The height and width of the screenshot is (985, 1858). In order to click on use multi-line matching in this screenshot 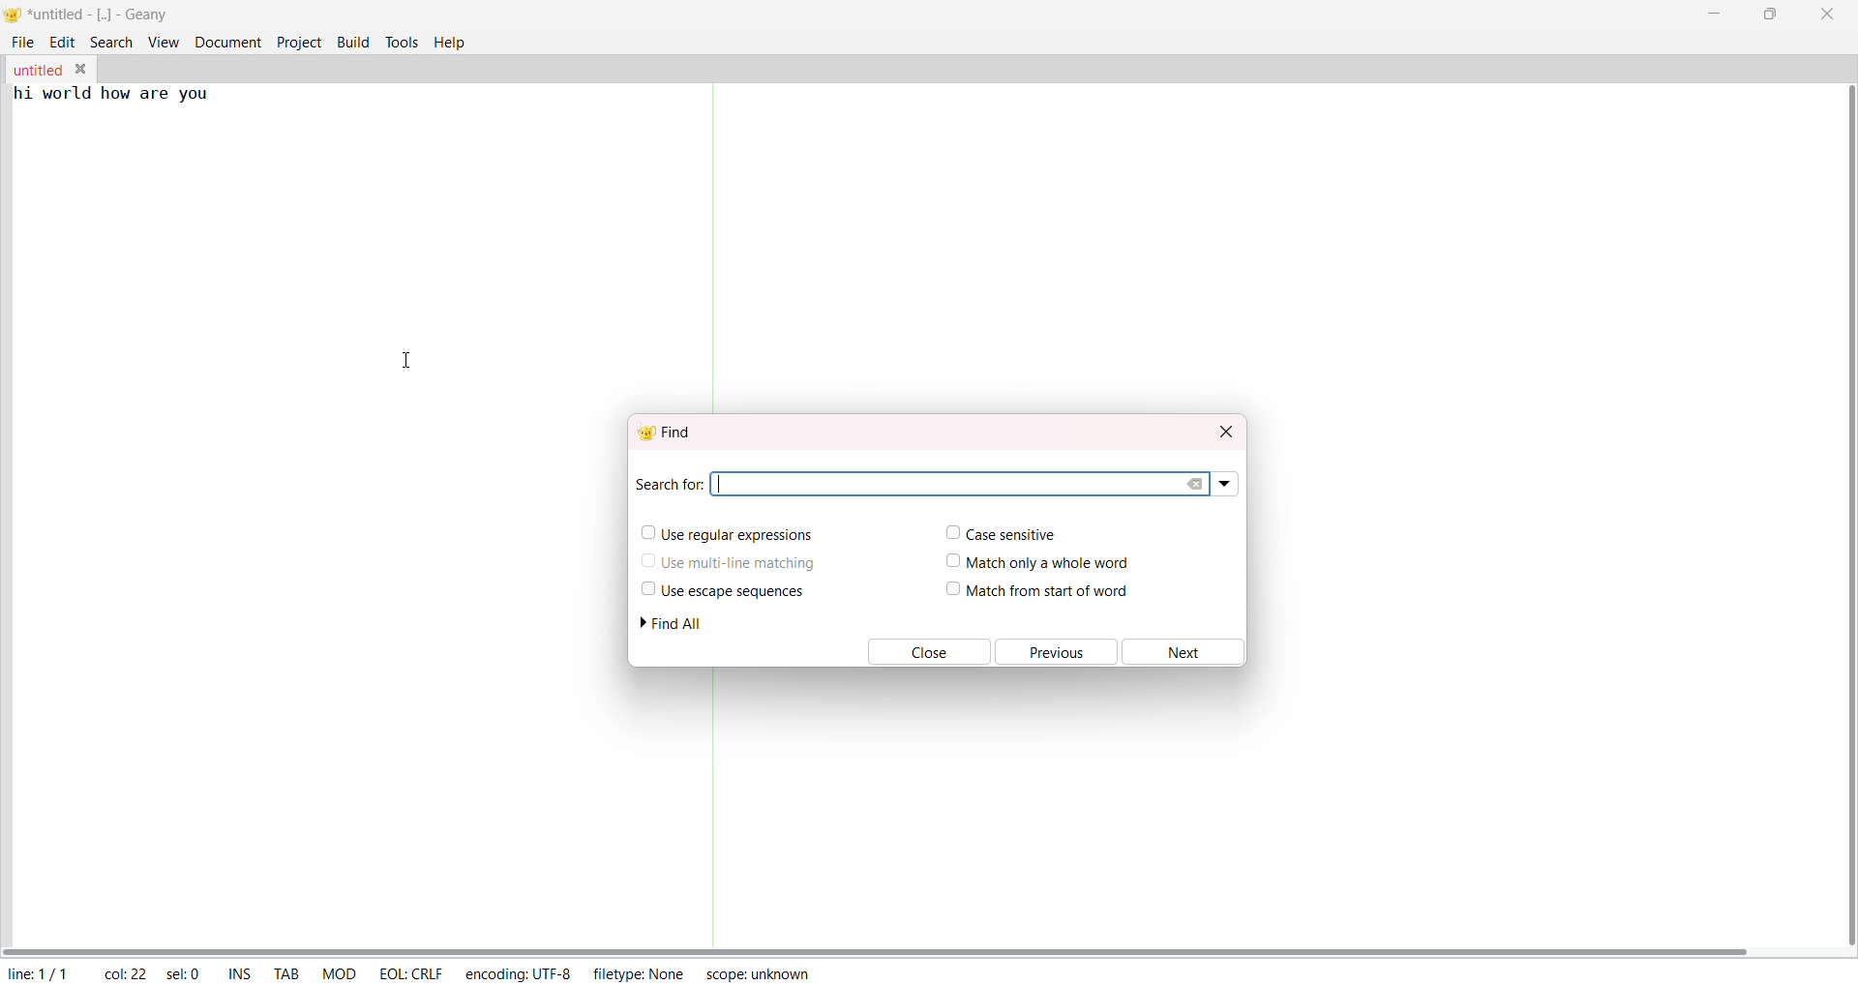, I will do `click(744, 564)`.